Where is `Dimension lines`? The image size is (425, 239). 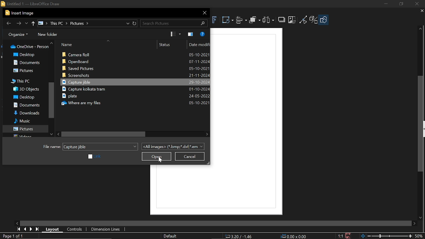
Dimension lines is located at coordinates (106, 229).